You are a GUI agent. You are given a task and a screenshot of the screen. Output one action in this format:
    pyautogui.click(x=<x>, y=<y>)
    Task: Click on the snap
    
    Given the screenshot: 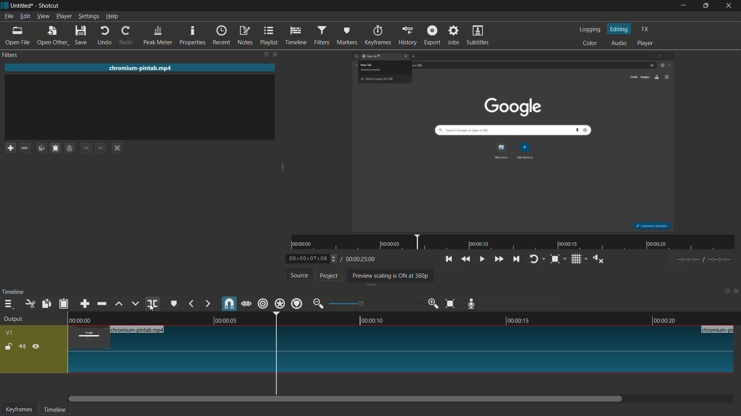 What is the action you would take?
    pyautogui.click(x=228, y=304)
    